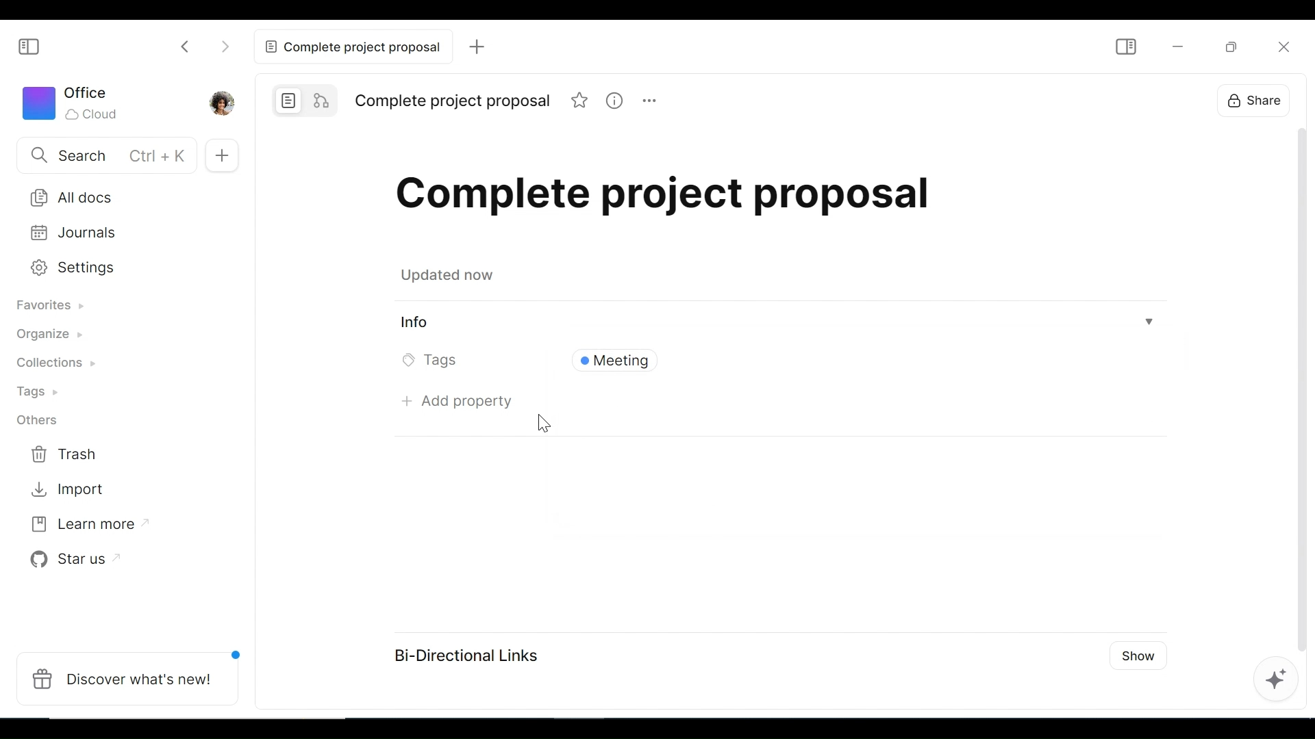  I want to click on Collections, so click(64, 365).